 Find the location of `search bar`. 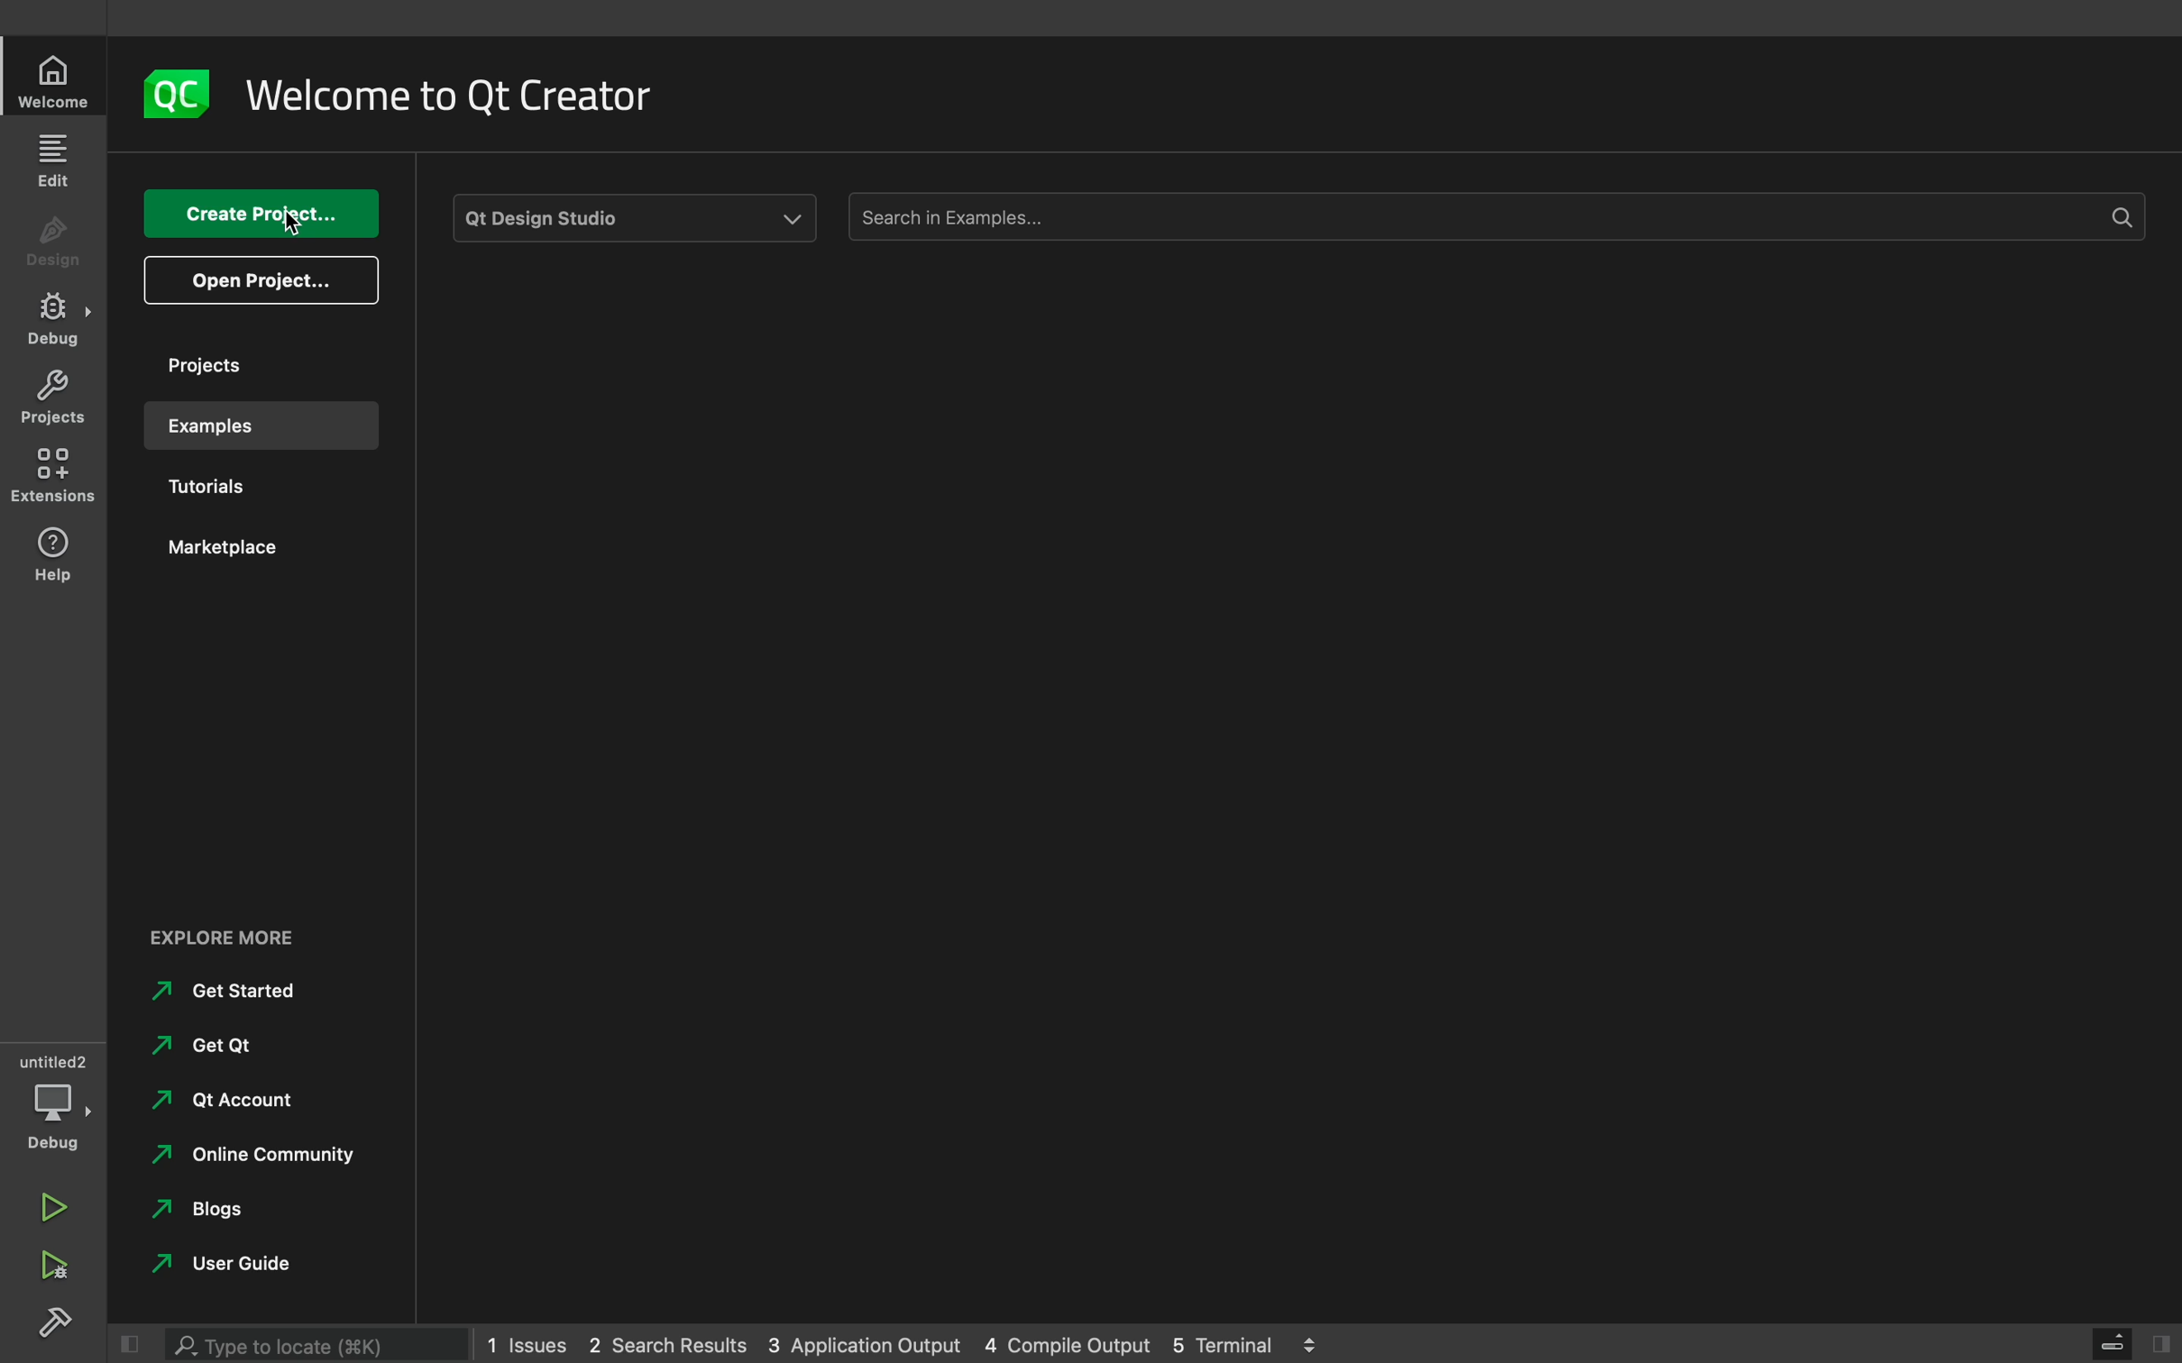

search bar is located at coordinates (1491, 214).